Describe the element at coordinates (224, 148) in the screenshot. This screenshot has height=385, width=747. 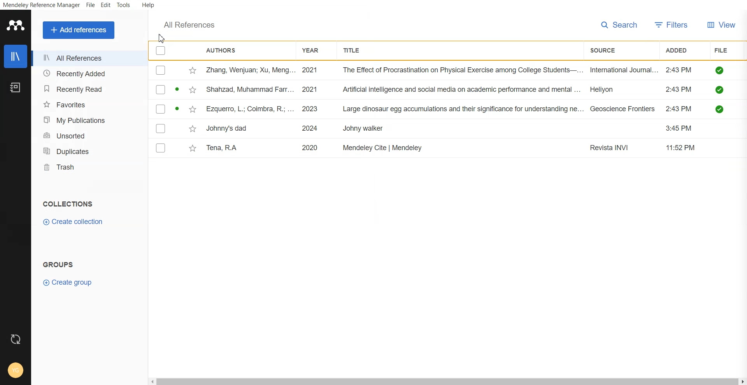
I see `Tena, RA` at that location.